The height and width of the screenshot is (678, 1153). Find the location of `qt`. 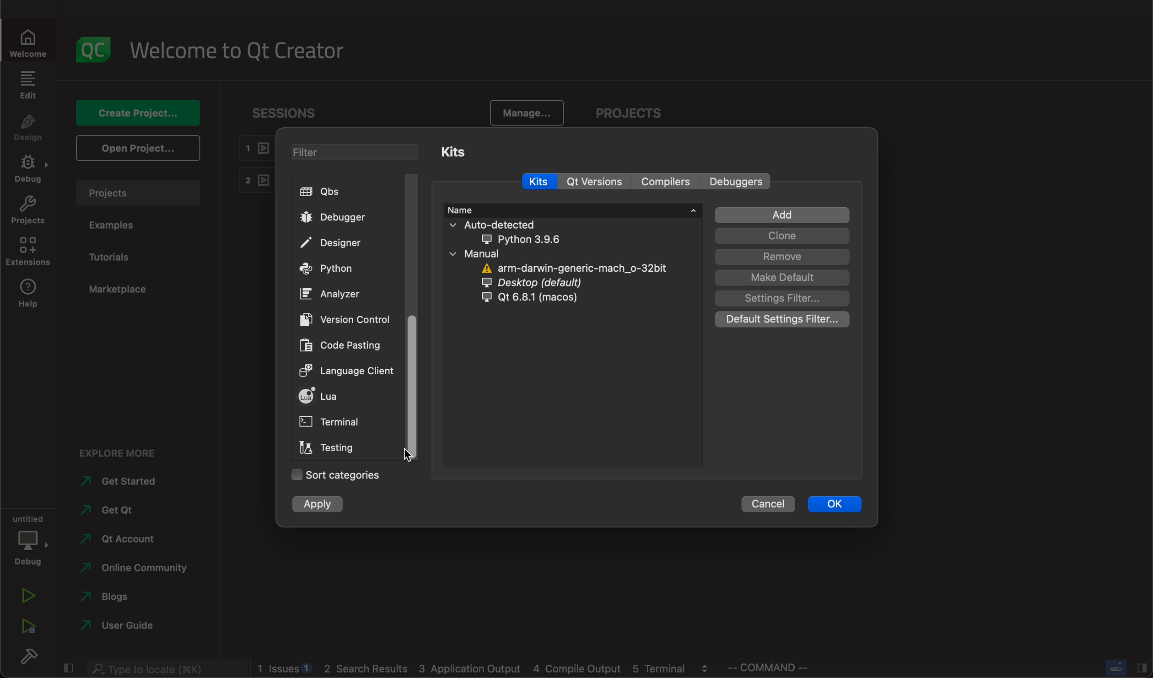

qt is located at coordinates (539, 301).